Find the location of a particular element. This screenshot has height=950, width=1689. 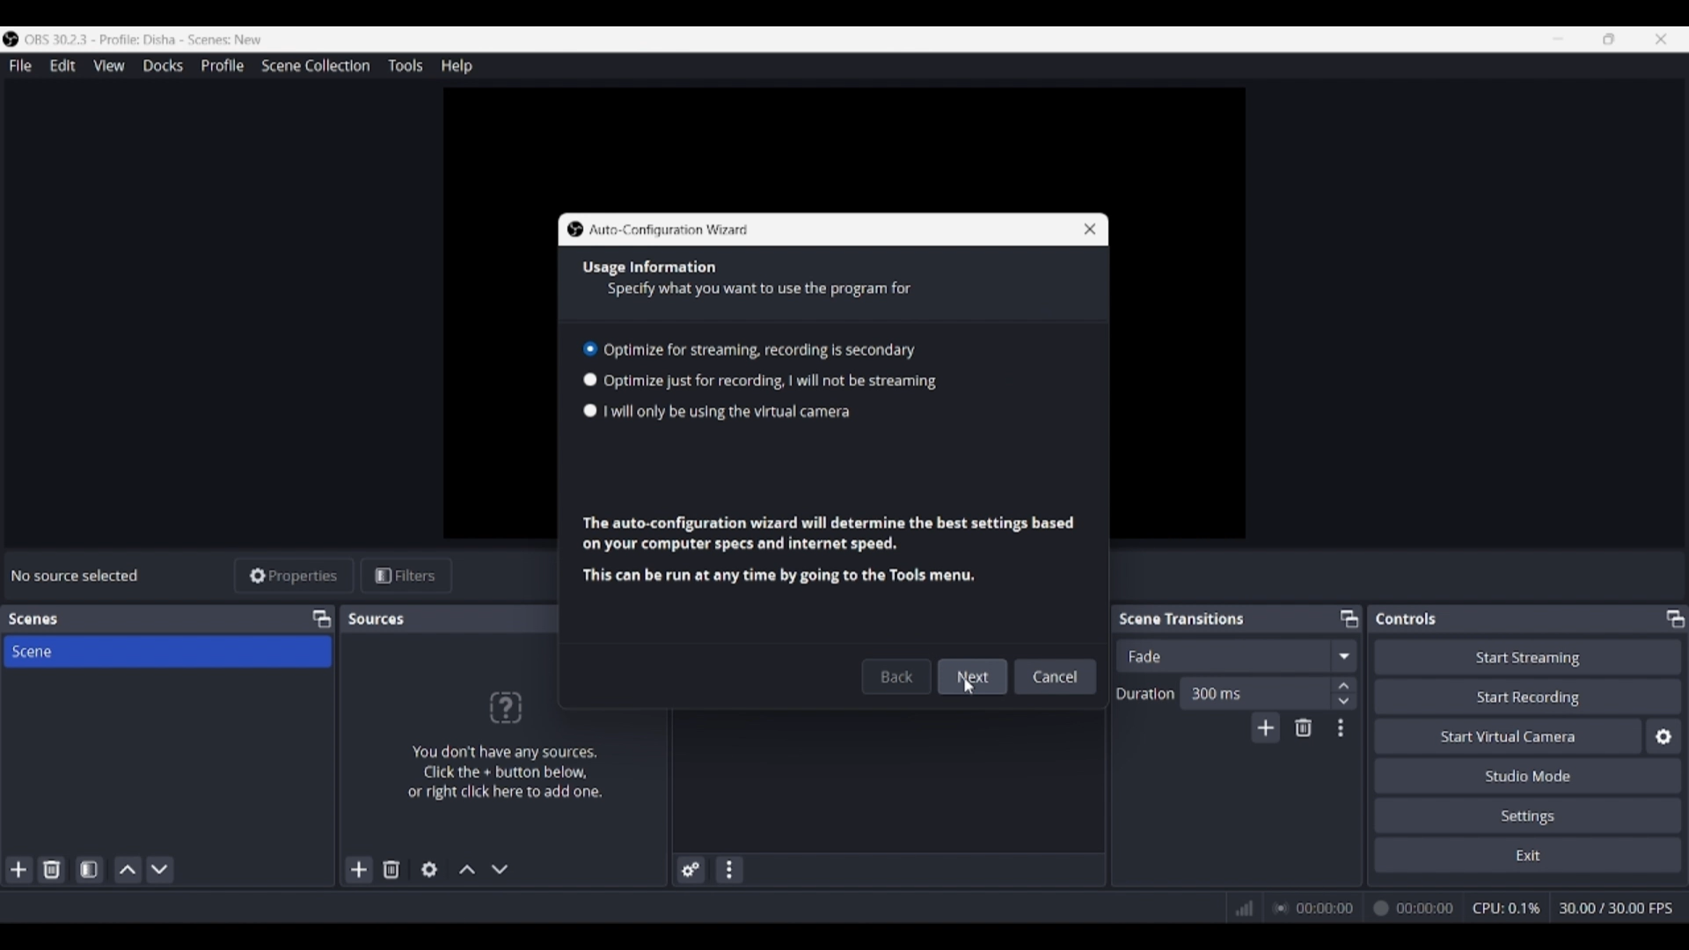

Float scenes is located at coordinates (321, 619).